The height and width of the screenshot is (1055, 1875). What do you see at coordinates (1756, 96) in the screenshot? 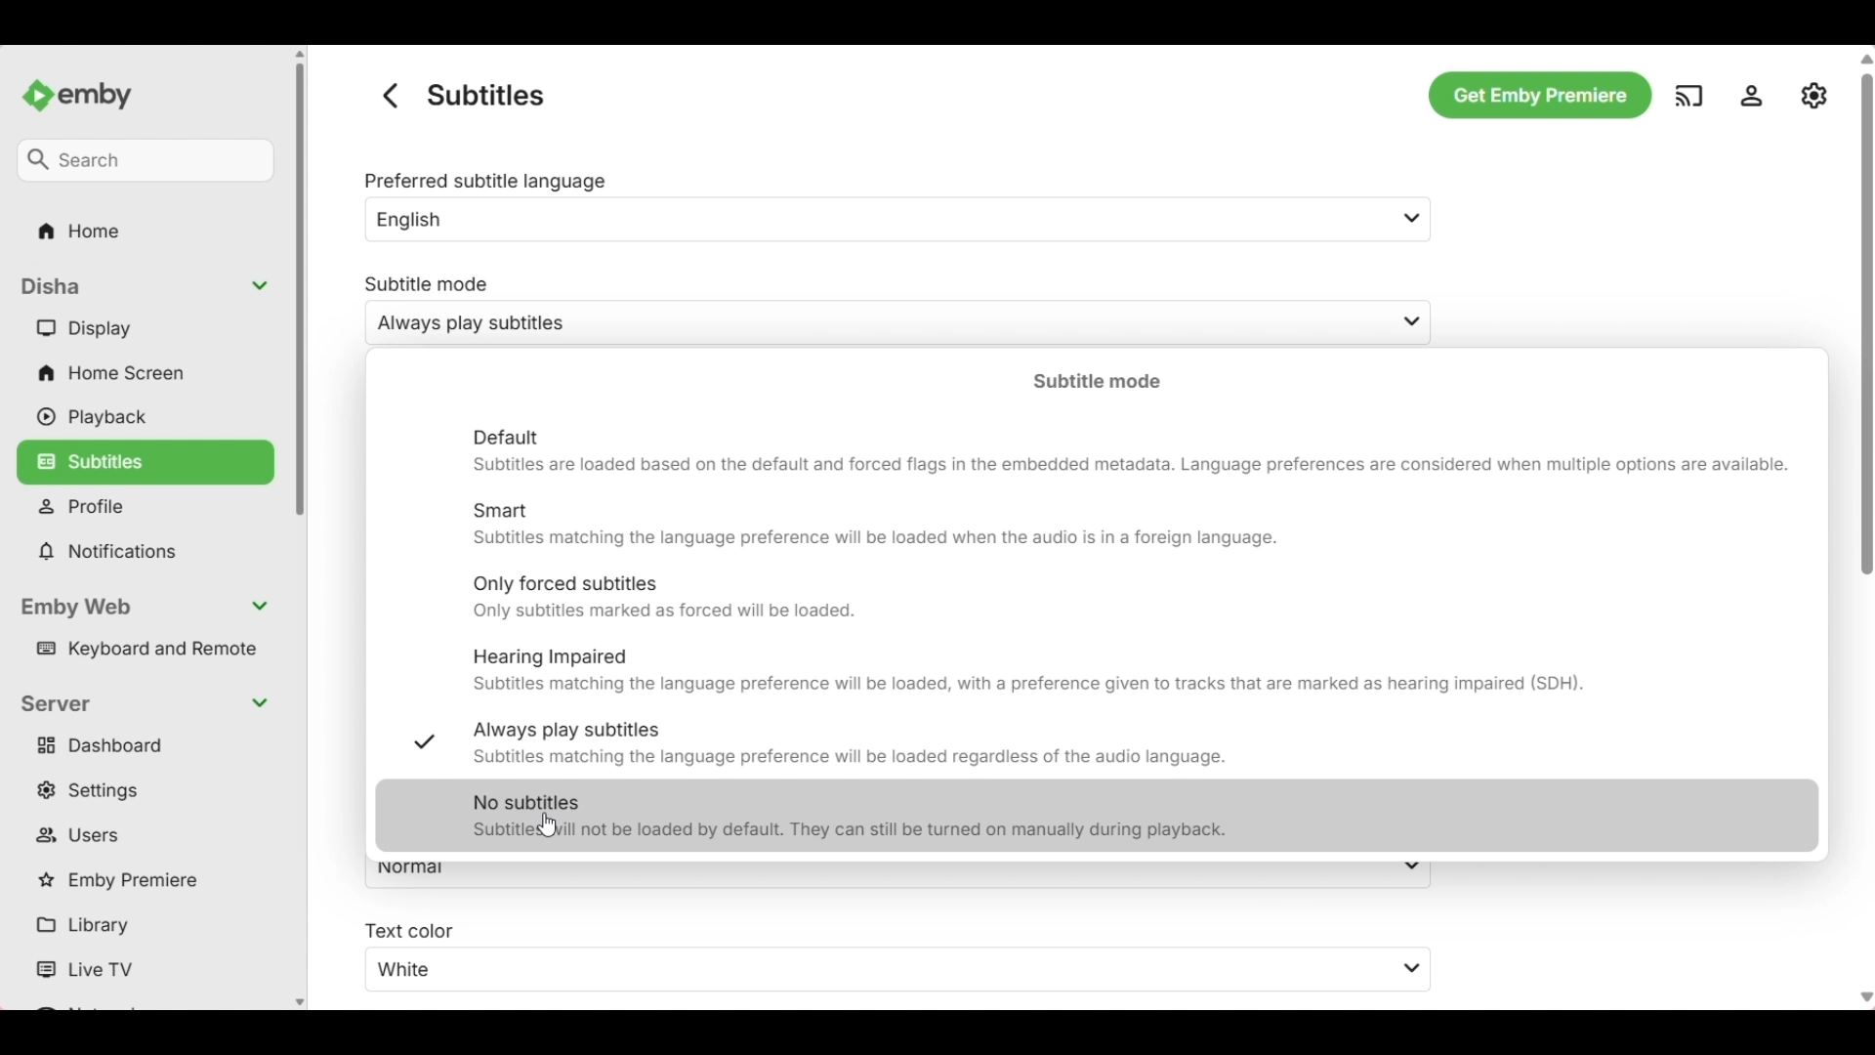
I see `` at bounding box center [1756, 96].